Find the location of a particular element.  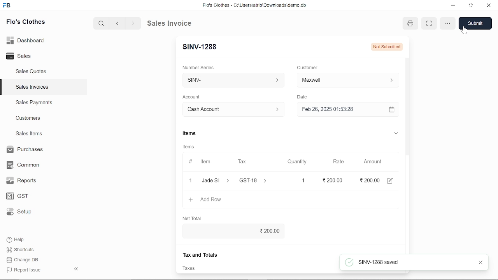

Reports. is located at coordinates (25, 180).